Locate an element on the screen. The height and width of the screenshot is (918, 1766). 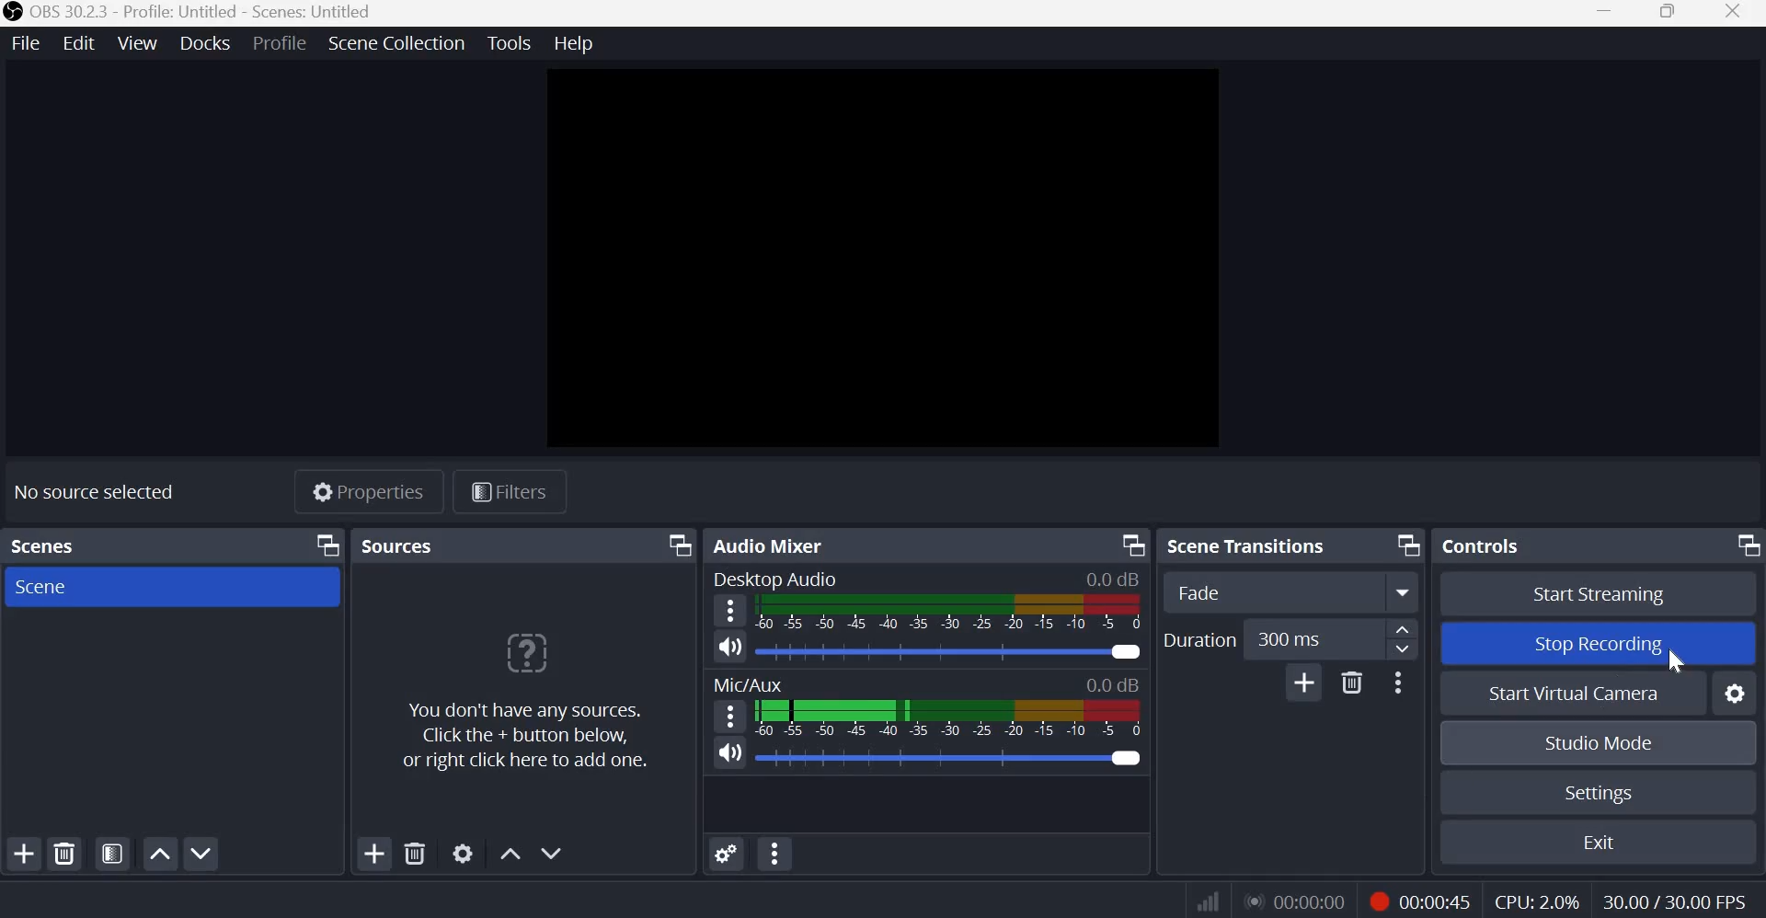
300 ms is located at coordinates (1316, 638).